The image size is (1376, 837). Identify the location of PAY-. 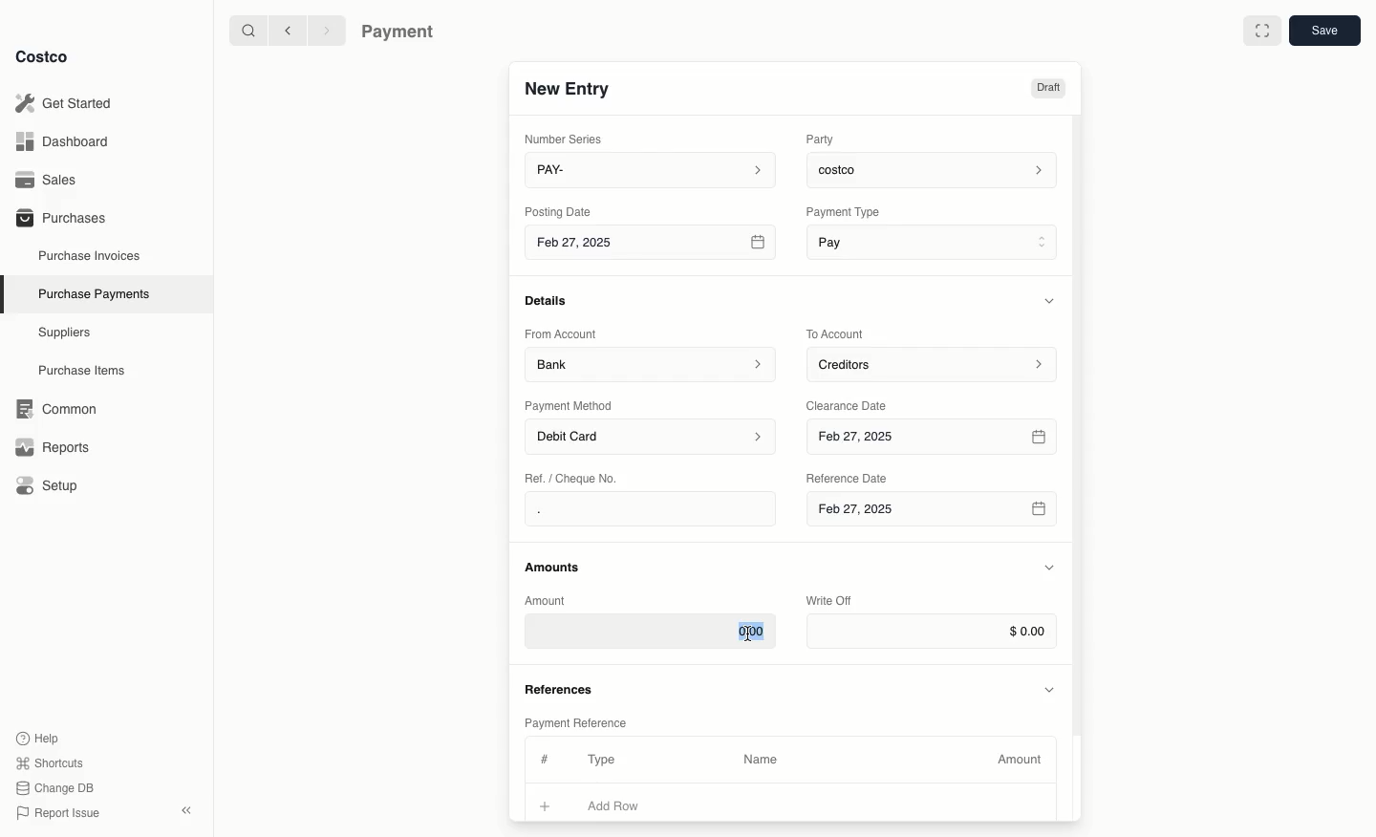
(652, 169).